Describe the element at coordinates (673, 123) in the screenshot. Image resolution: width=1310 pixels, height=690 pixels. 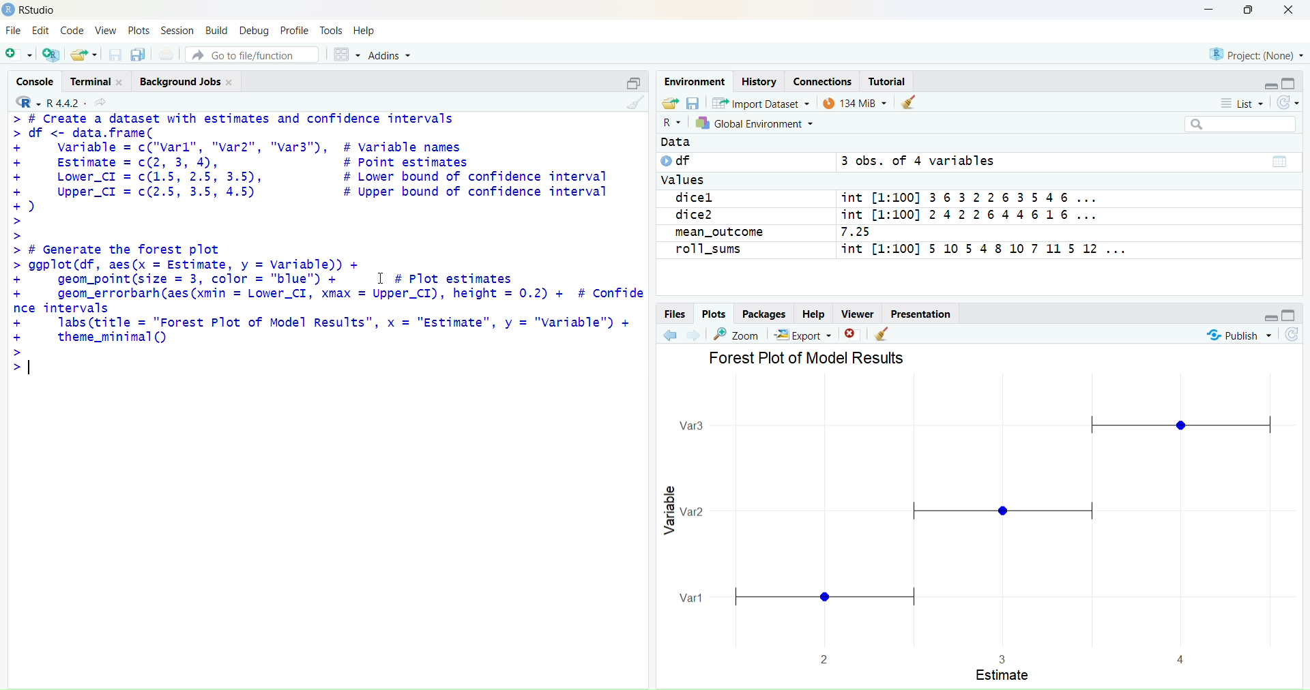
I see `R` at that location.